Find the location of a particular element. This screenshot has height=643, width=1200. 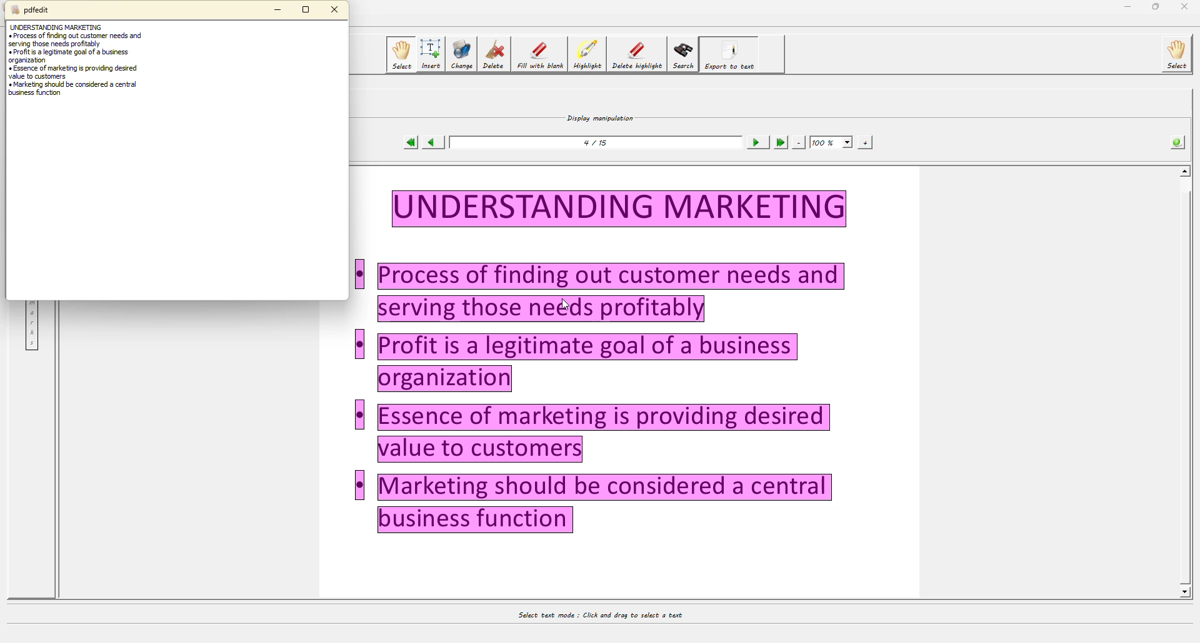

 is located at coordinates (620, 208).